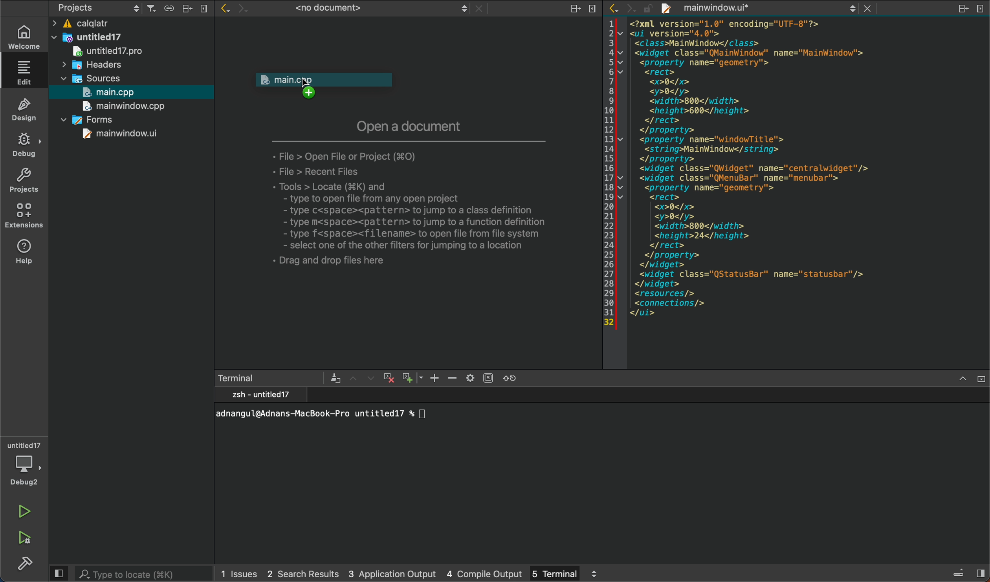 Image resolution: width=990 pixels, height=582 pixels. What do you see at coordinates (25, 179) in the screenshot?
I see `projects` at bounding box center [25, 179].